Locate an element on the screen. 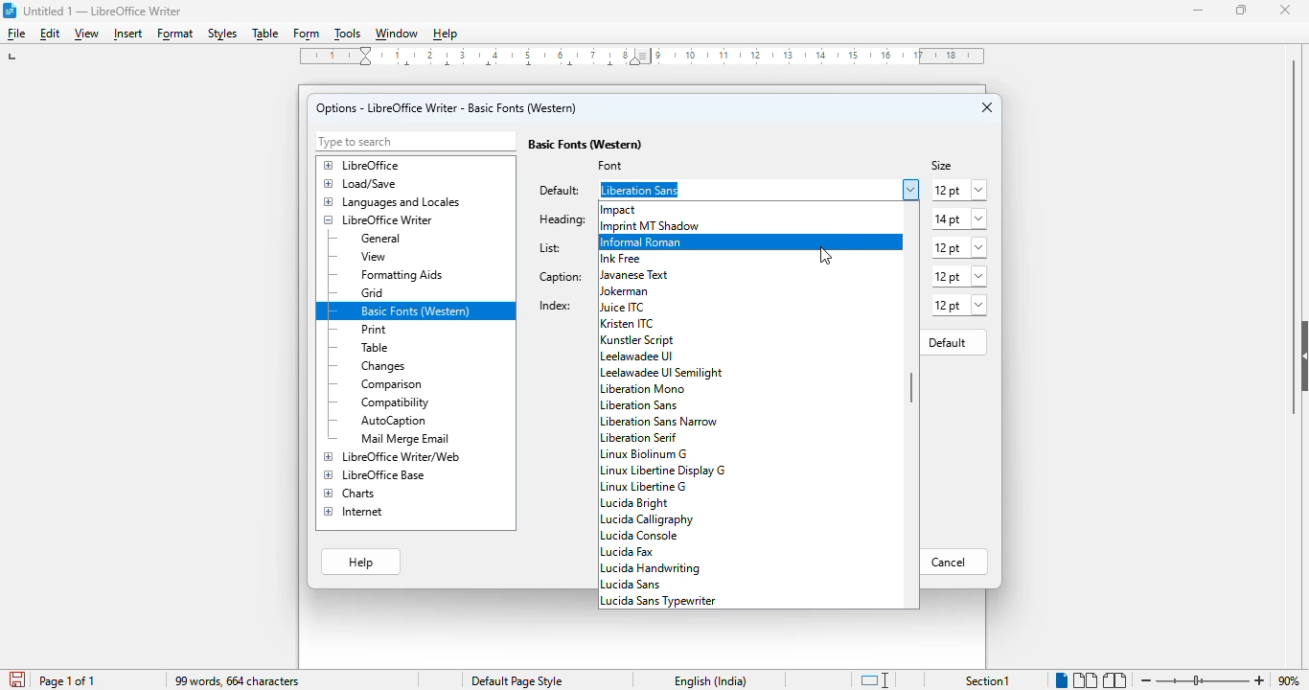  libreOffice is located at coordinates (362, 165).